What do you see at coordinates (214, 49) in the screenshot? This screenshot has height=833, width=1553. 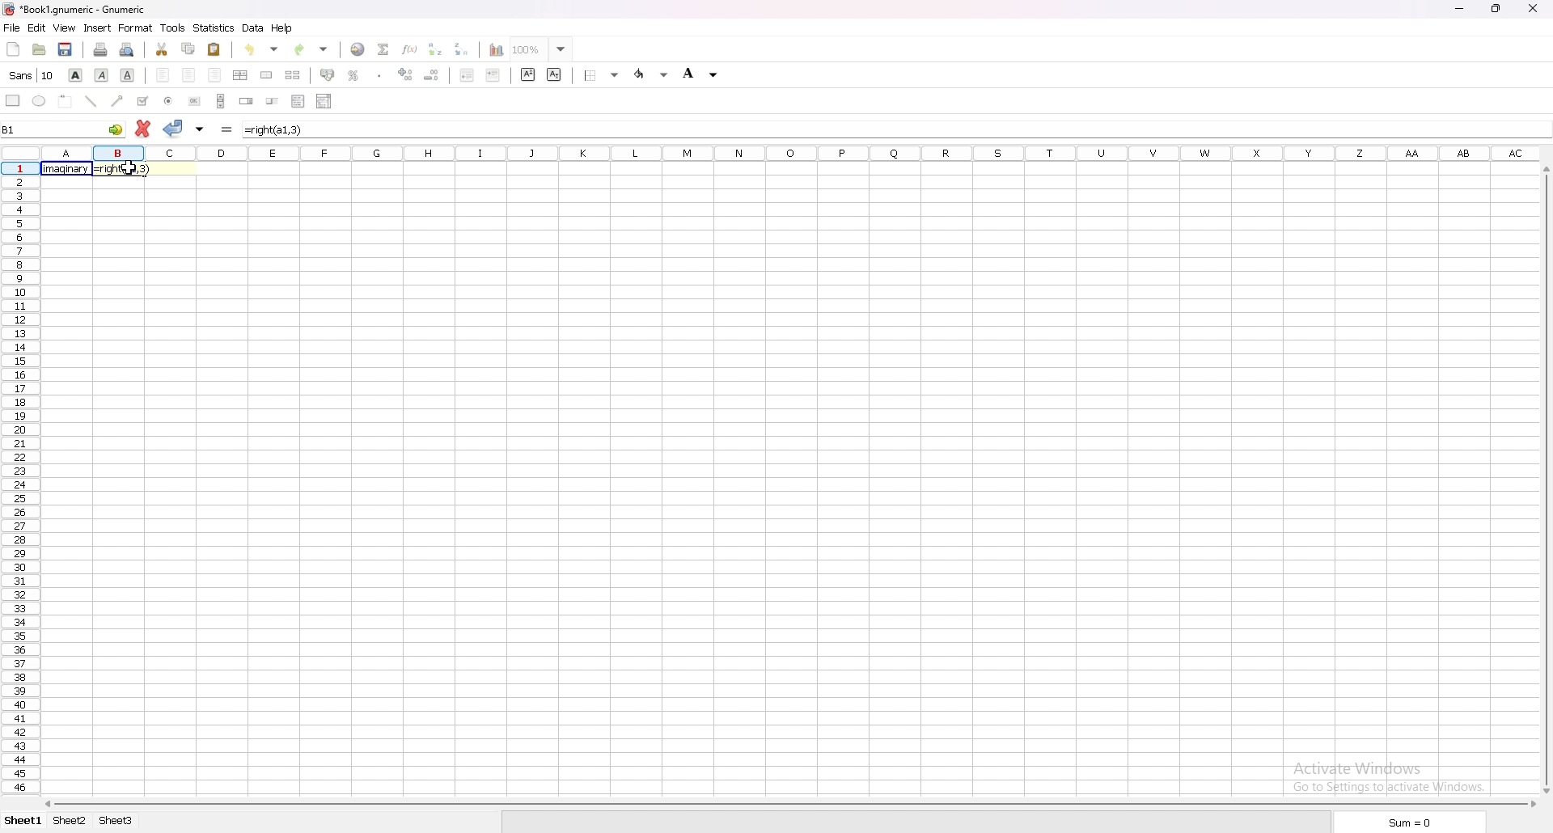 I see `paste` at bounding box center [214, 49].